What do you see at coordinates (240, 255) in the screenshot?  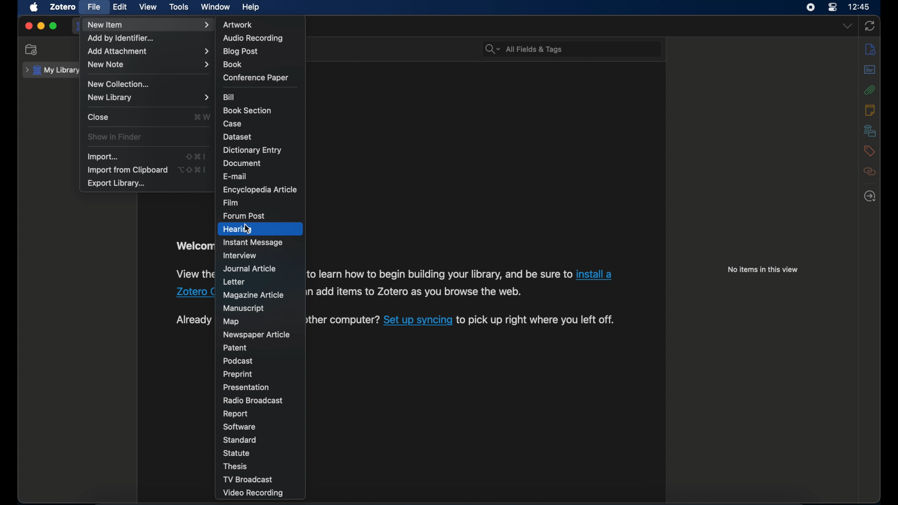 I see `interview` at bounding box center [240, 255].